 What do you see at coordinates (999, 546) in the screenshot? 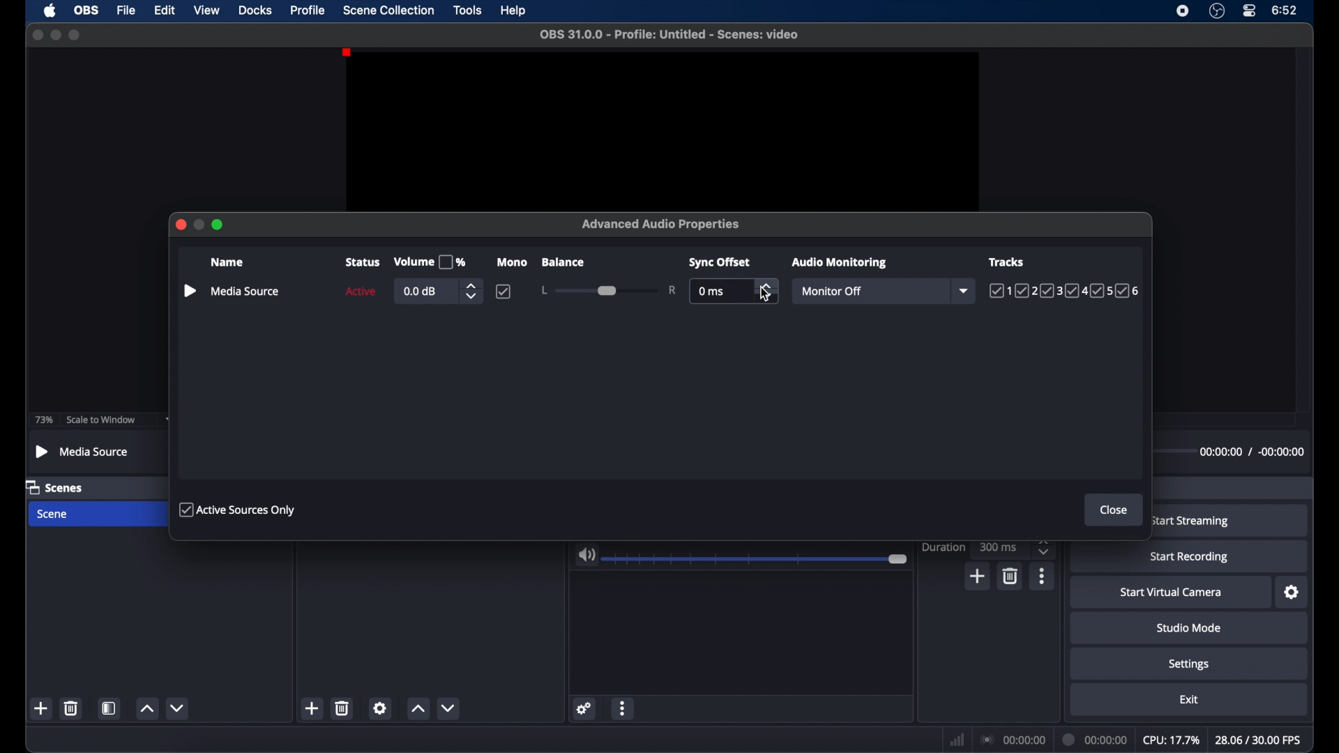
I see `300 ms` at bounding box center [999, 546].